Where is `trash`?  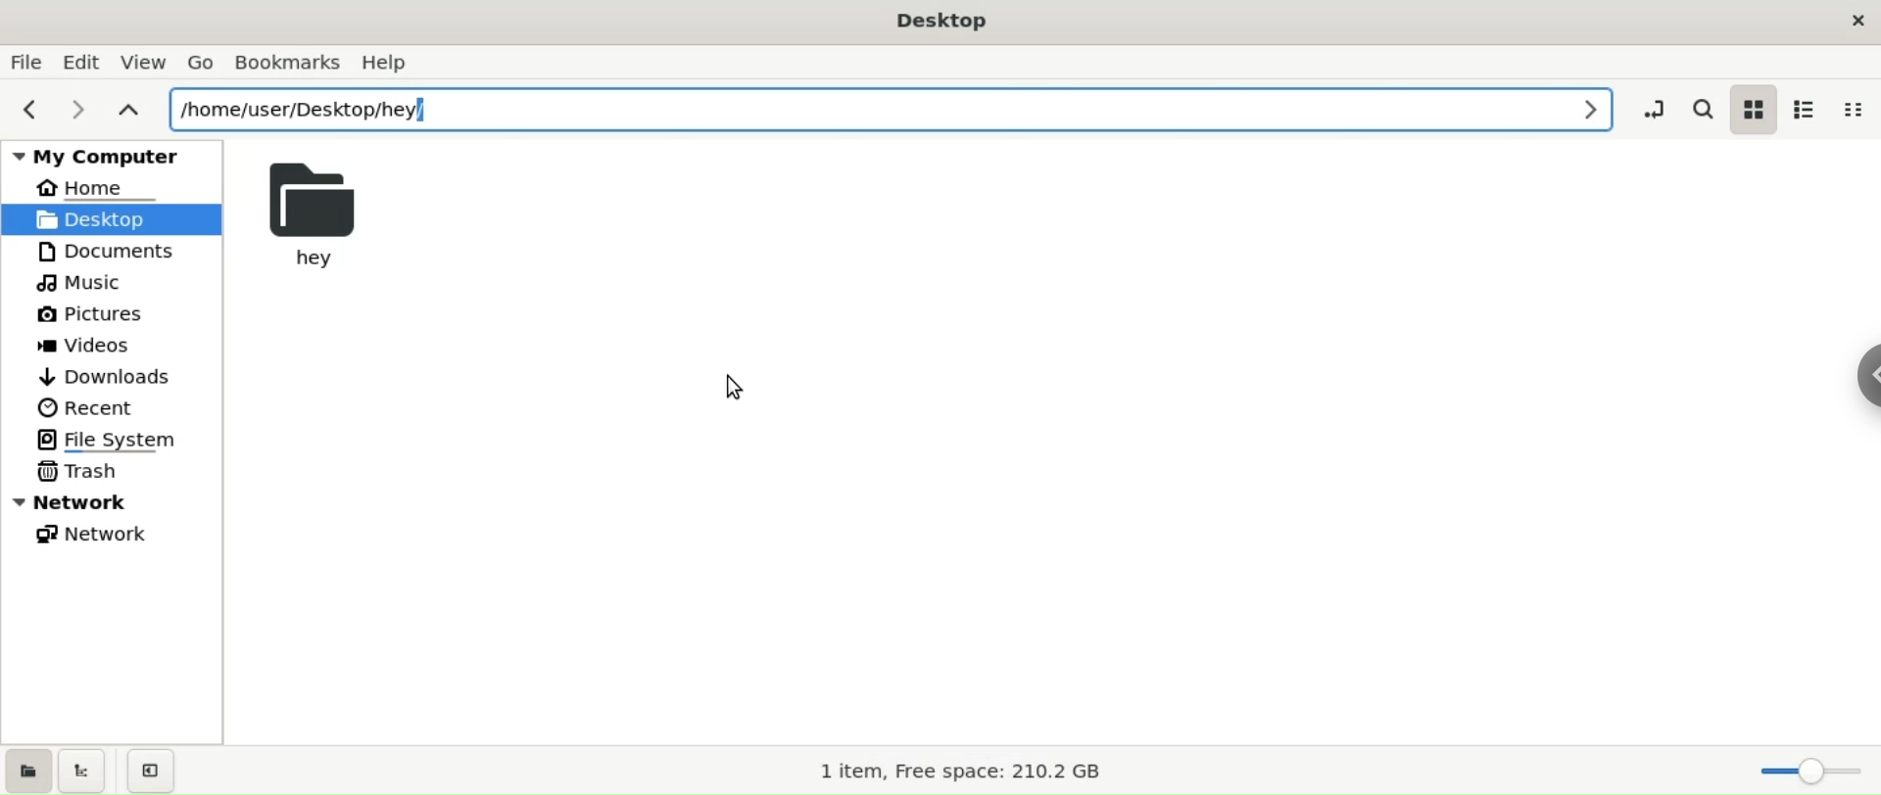
trash is located at coordinates (89, 474).